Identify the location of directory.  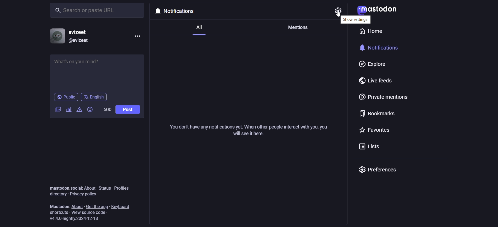
(57, 194).